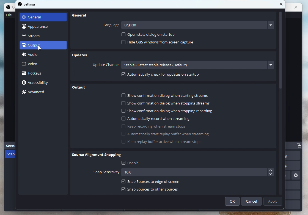 Image resolution: width=308 pixels, height=215 pixels. What do you see at coordinates (163, 75) in the screenshot?
I see `Automatically check for updates on startup` at bounding box center [163, 75].